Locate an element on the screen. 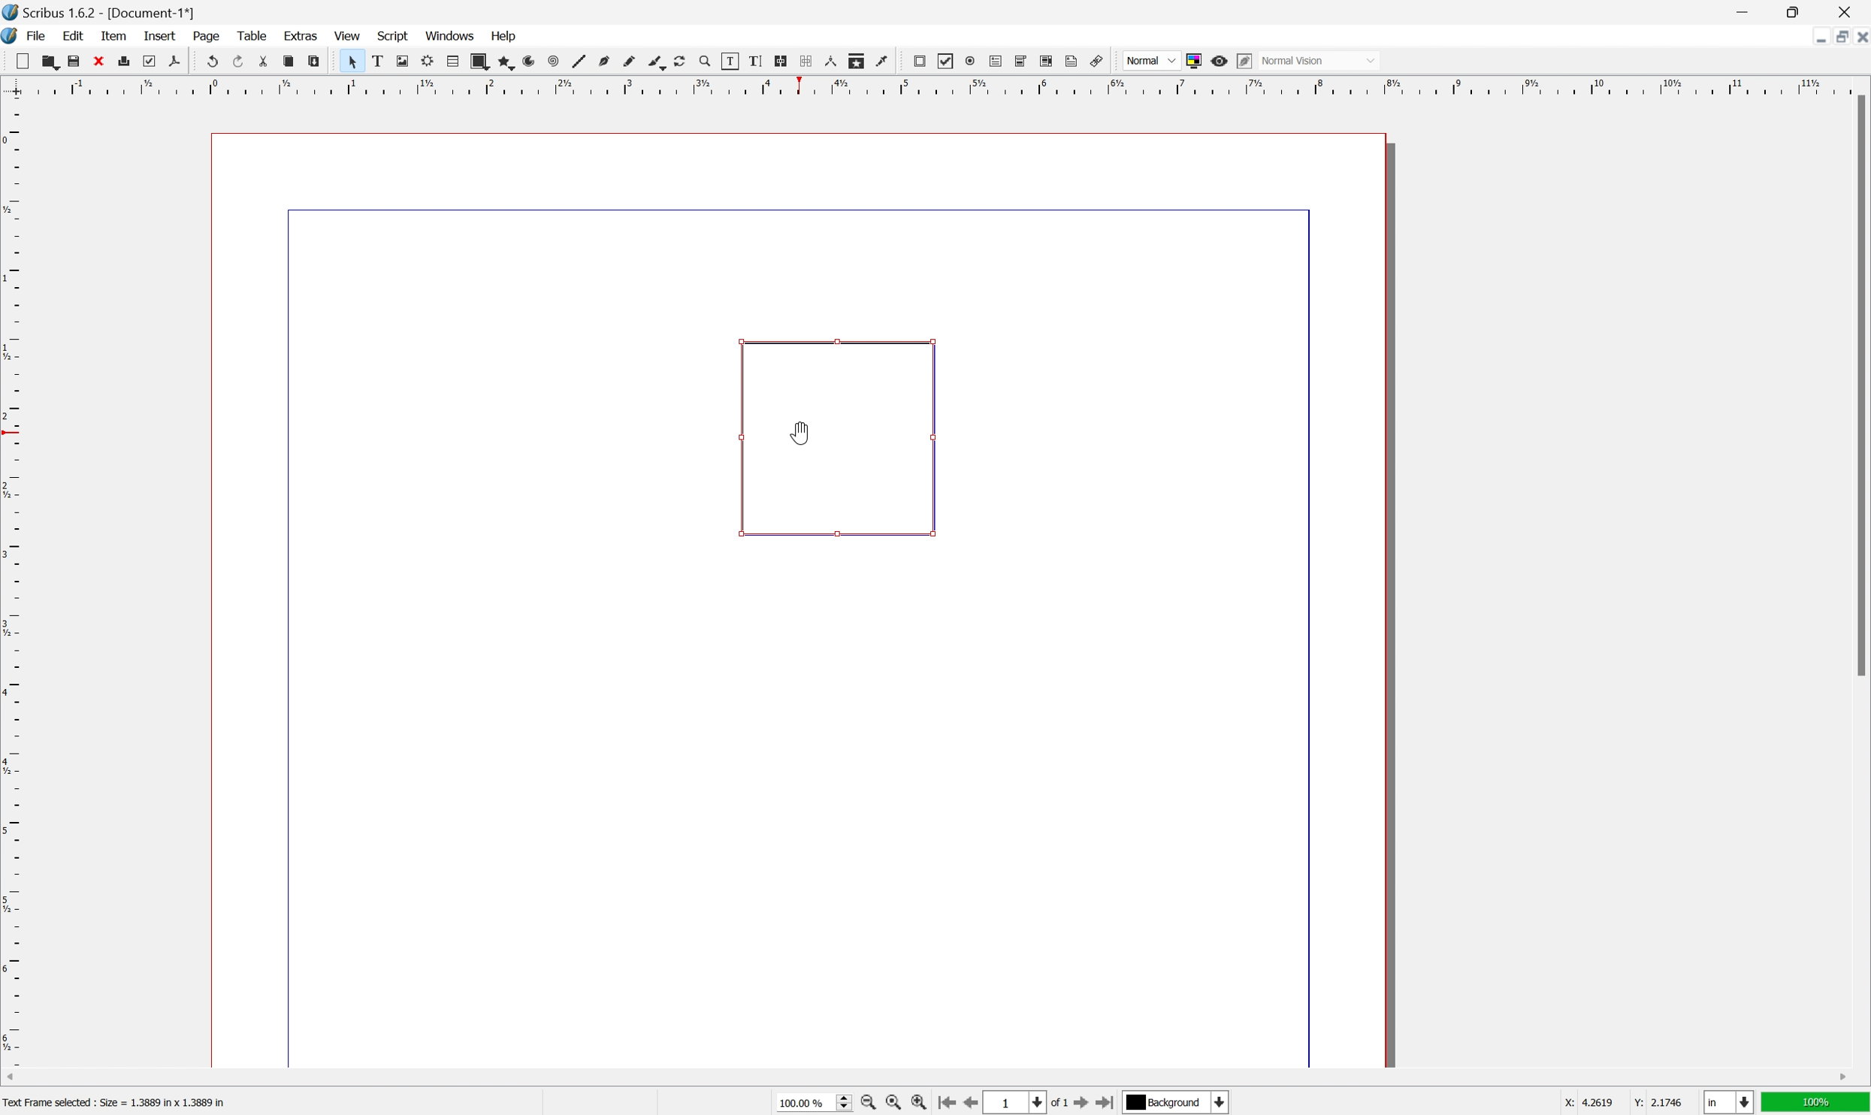 The image size is (1871, 1115). select current zoom level is located at coordinates (814, 1101).